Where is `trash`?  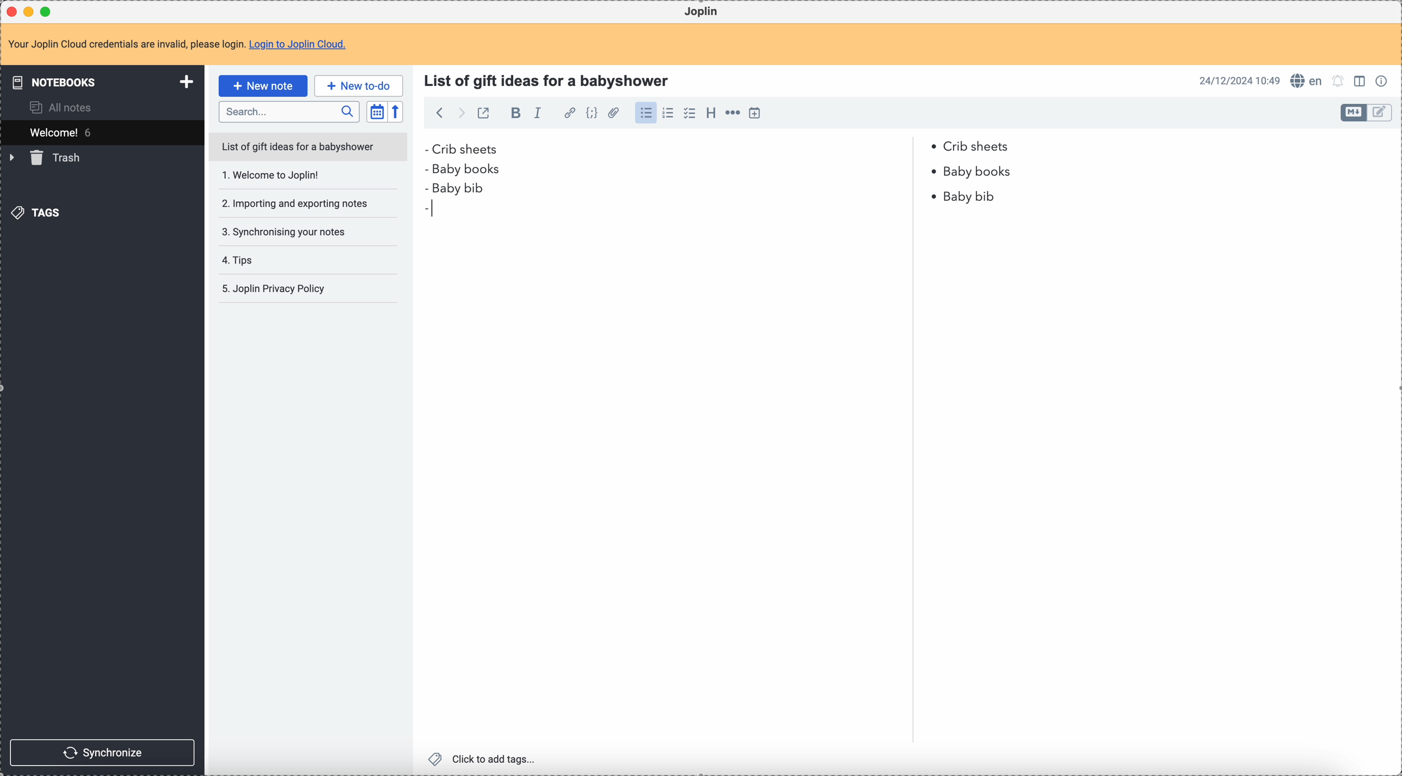
trash is located at coordinates (47, 159).